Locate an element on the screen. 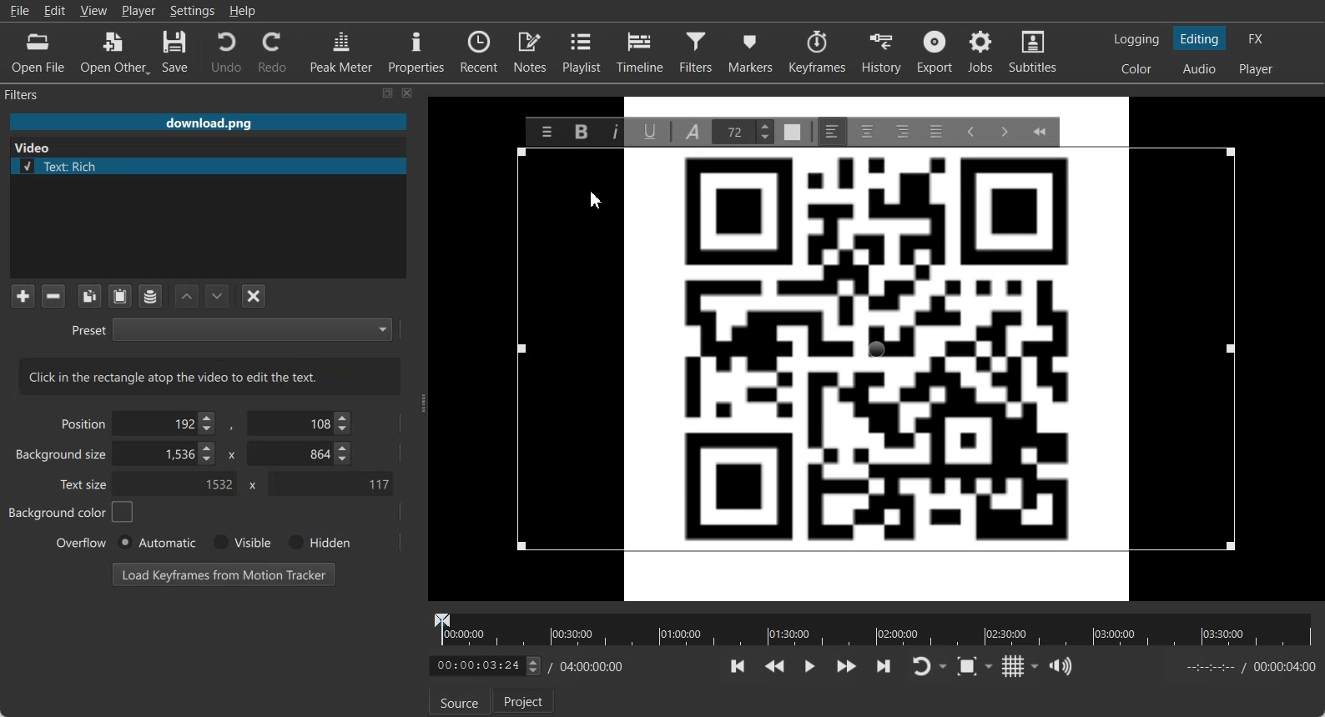  Timeline is located at coordinates (641, 51).